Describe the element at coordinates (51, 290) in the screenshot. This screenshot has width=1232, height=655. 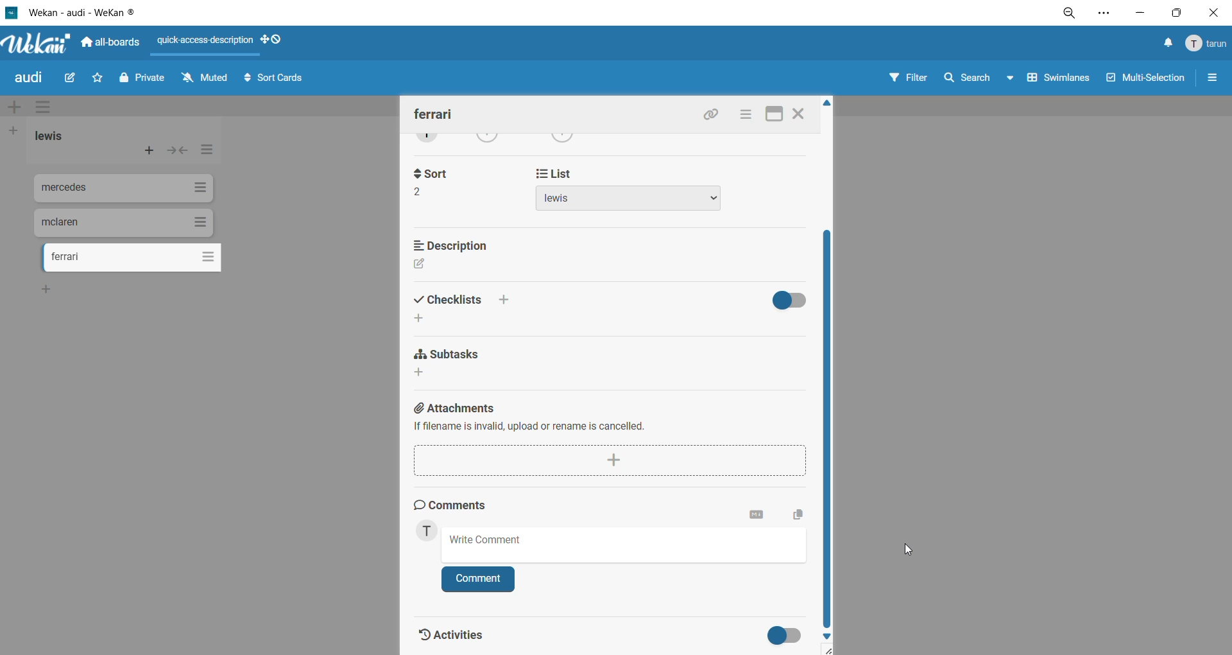
I see `add` at that location.